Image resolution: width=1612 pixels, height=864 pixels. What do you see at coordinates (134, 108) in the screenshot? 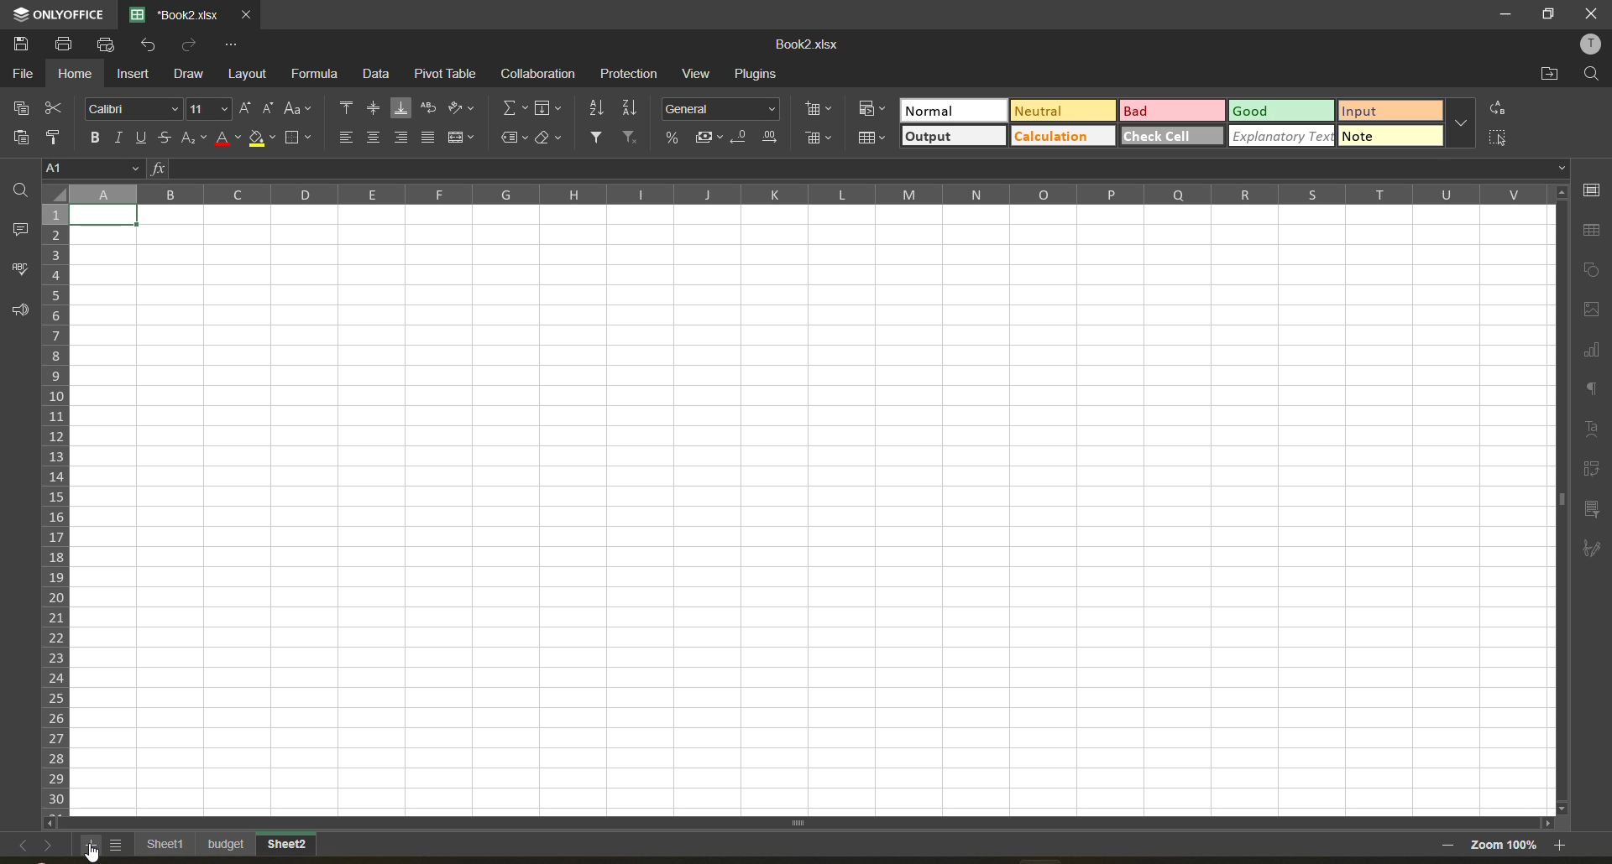
I see `font style` at bounding box center [134, 108].